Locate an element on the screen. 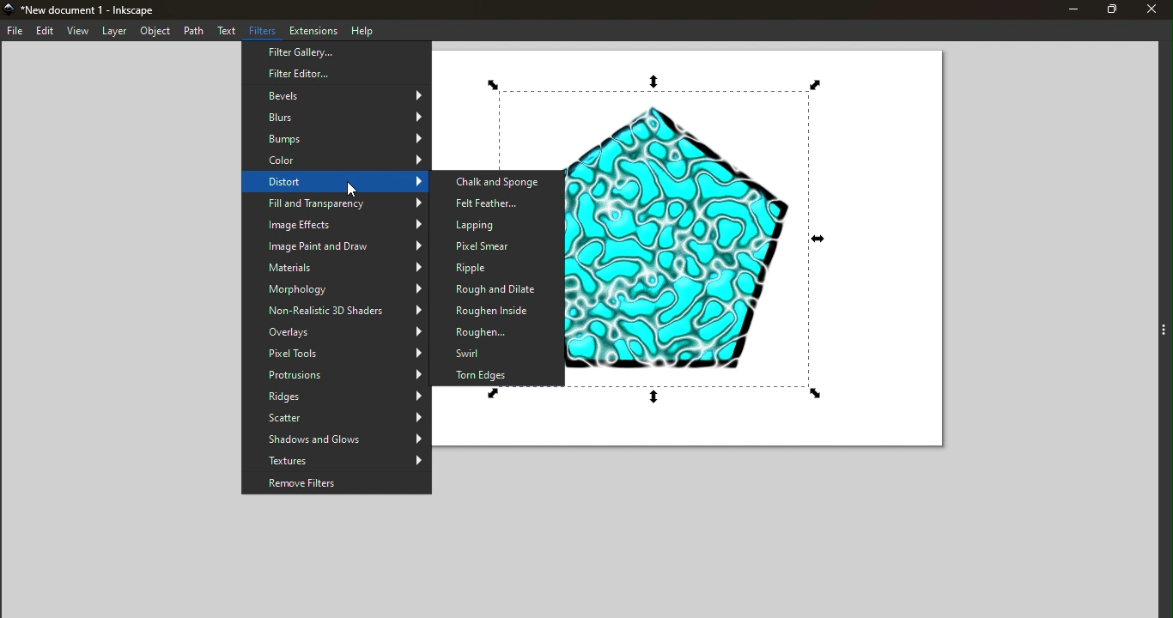 The width and height of the screenshot is (1173, 618). Felt Feather is located at coordinates (497, 203).